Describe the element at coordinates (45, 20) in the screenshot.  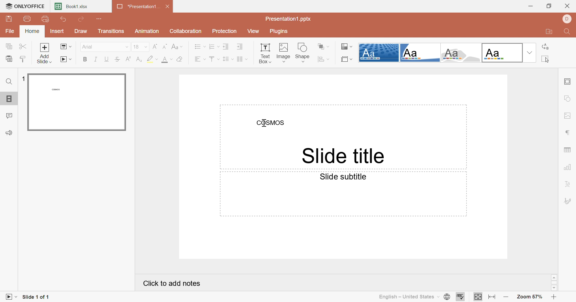
I see `Quick print` at that location.